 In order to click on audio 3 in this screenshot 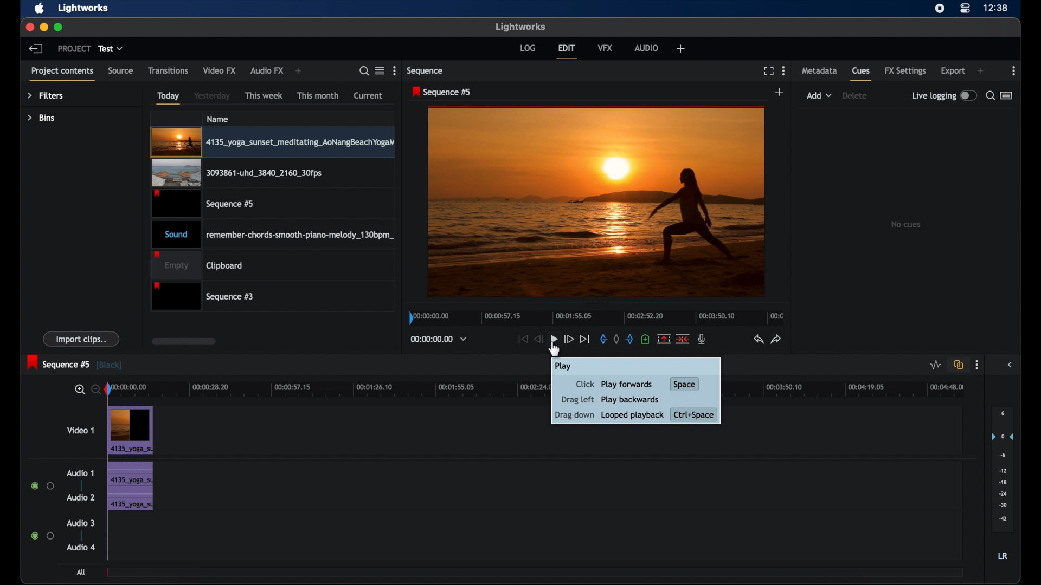, I will do `click(79, 523)`.